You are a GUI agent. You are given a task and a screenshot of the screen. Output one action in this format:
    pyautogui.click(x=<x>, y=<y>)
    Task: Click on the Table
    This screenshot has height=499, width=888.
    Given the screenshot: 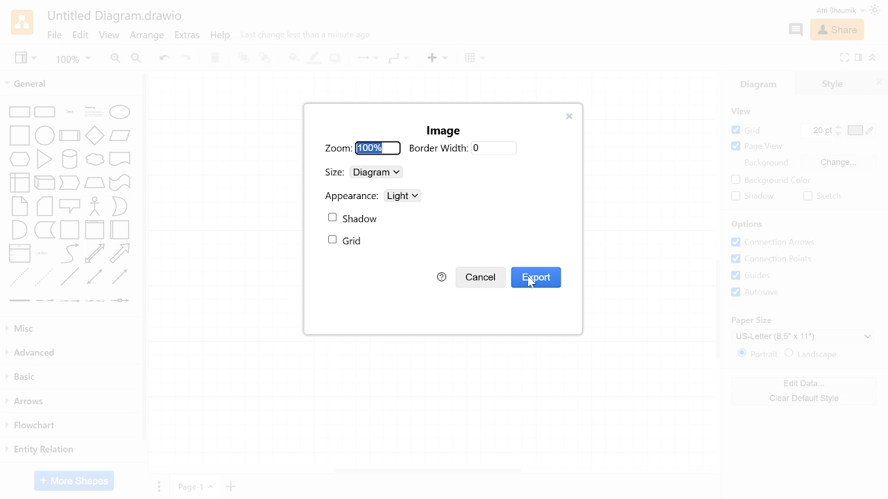 What is the action you would take?
    pyautogui.click(x=476, y=59)
    